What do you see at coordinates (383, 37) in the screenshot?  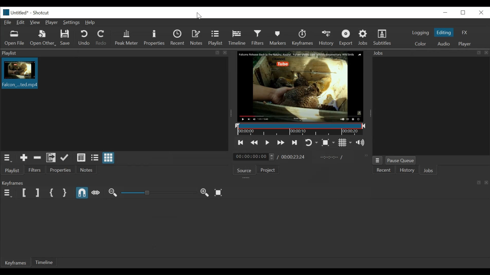 I see `Subtitles` at bounding box center [383, 37].